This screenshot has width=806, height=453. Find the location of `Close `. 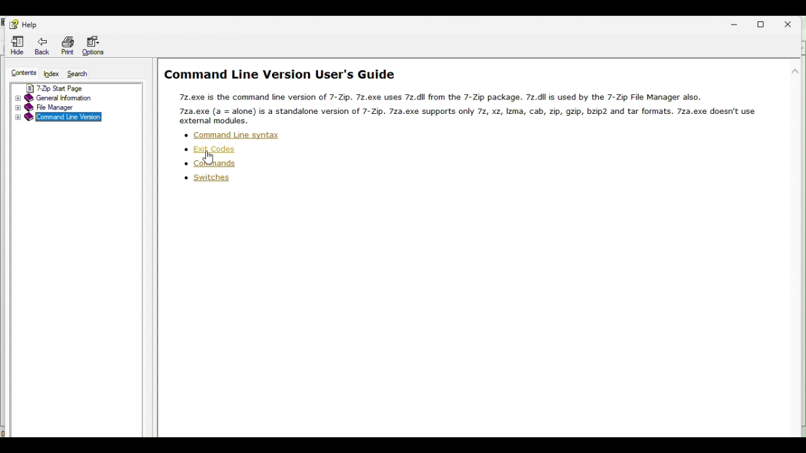

Close  is located at coordinates (793, 21).